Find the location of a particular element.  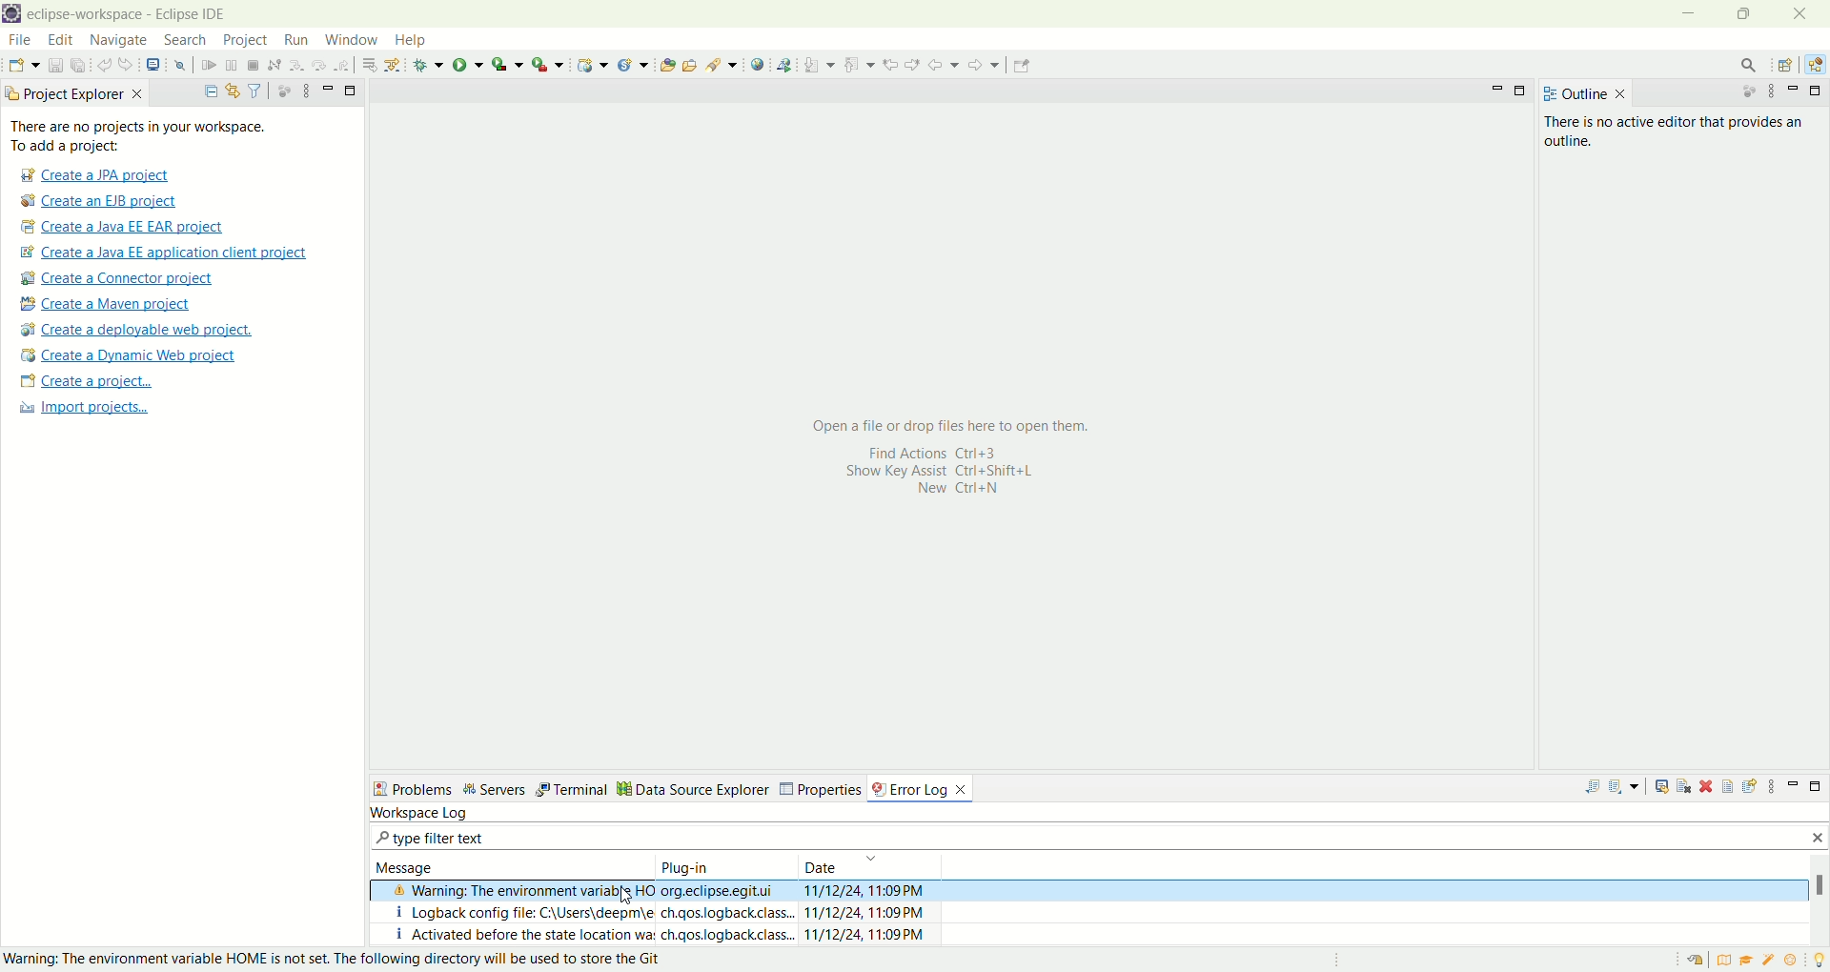

message is located at coordinates (508, 862).